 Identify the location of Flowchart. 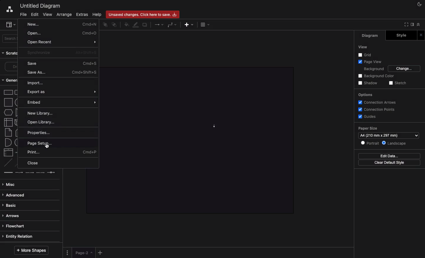
(14, 226).